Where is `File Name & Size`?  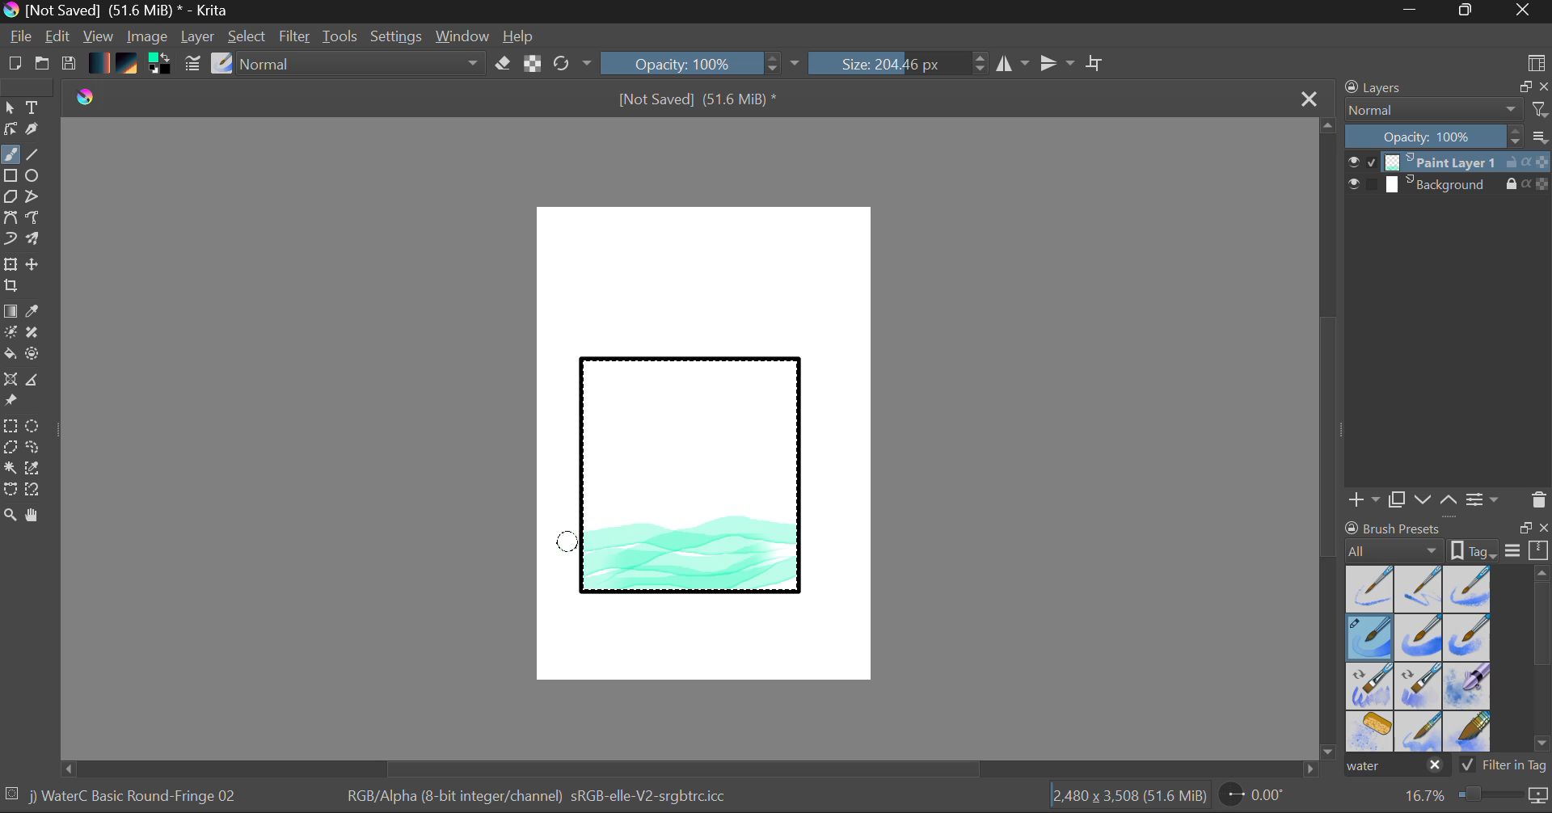
File Name & Size is located at coordinates (698, 101).